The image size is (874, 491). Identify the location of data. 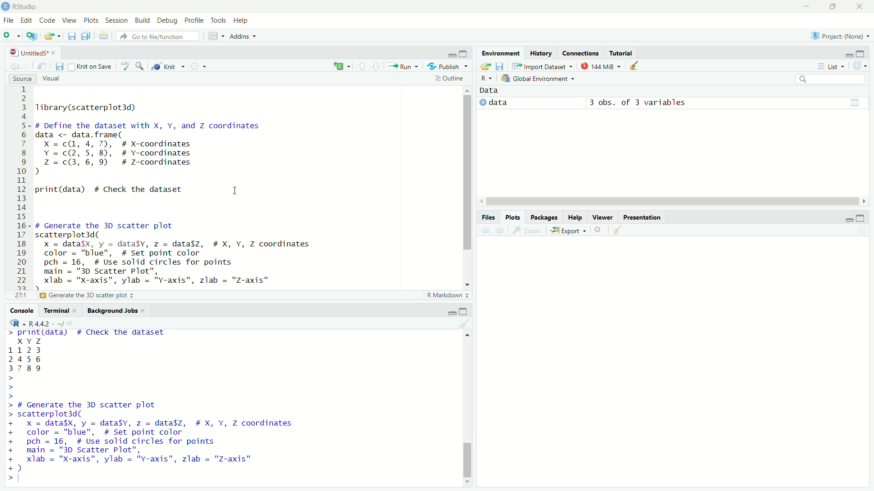
(502, 104).